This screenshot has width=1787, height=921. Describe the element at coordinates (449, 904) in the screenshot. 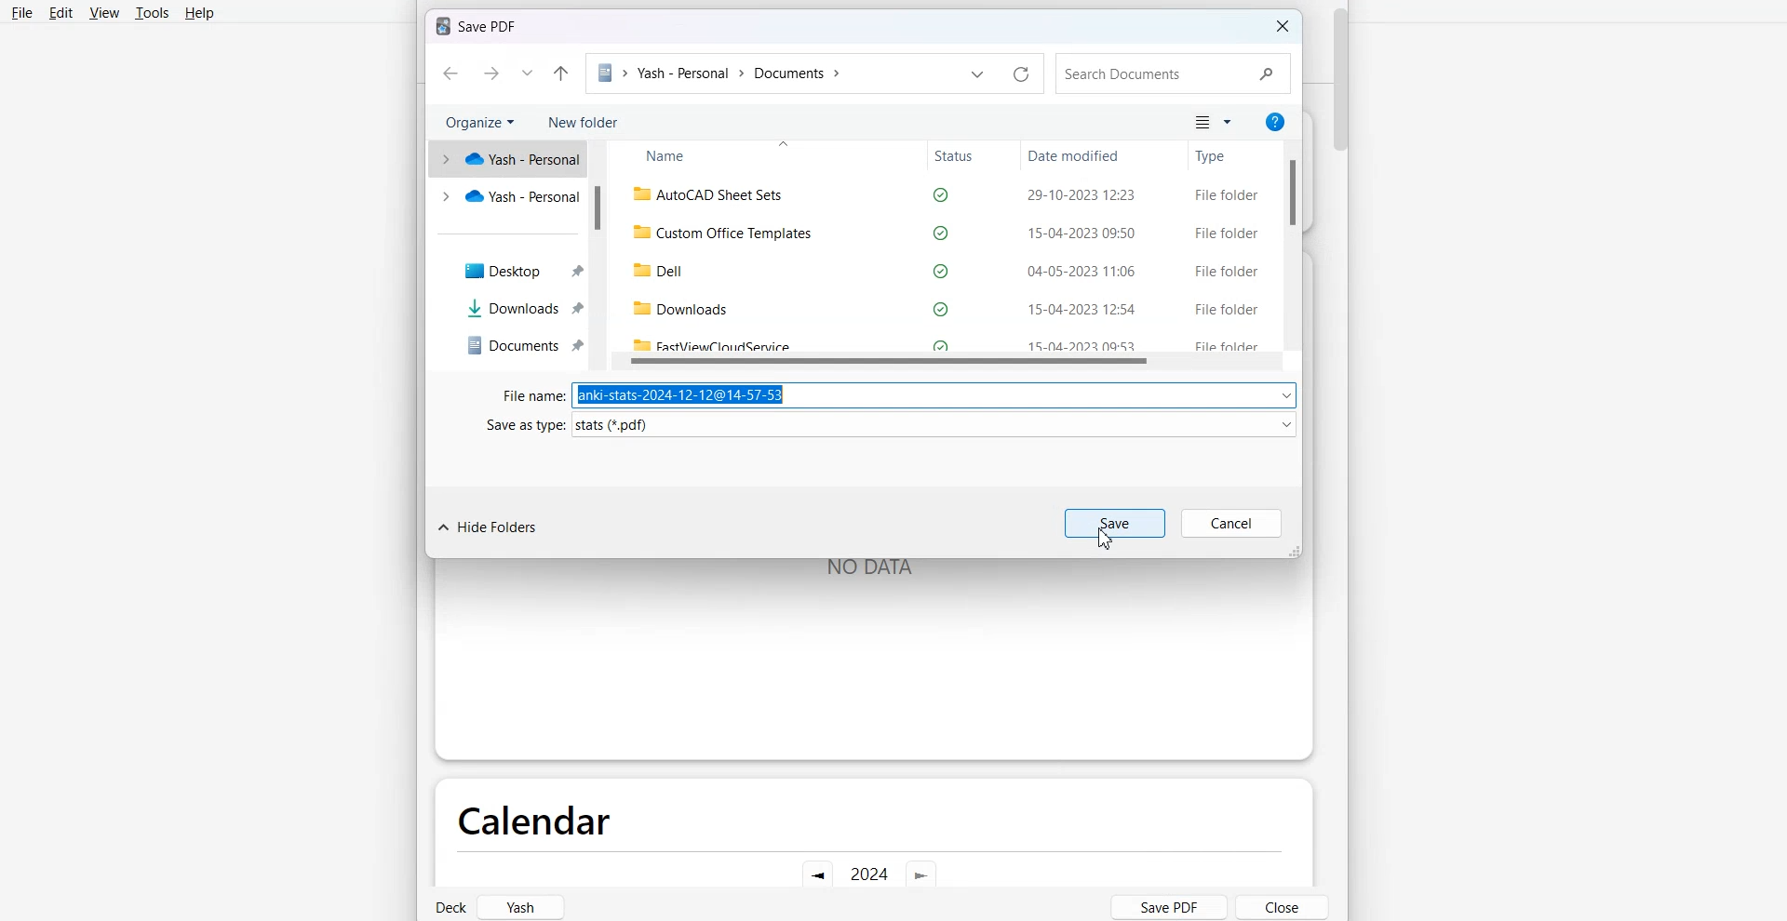

I see `Deck` at that location.